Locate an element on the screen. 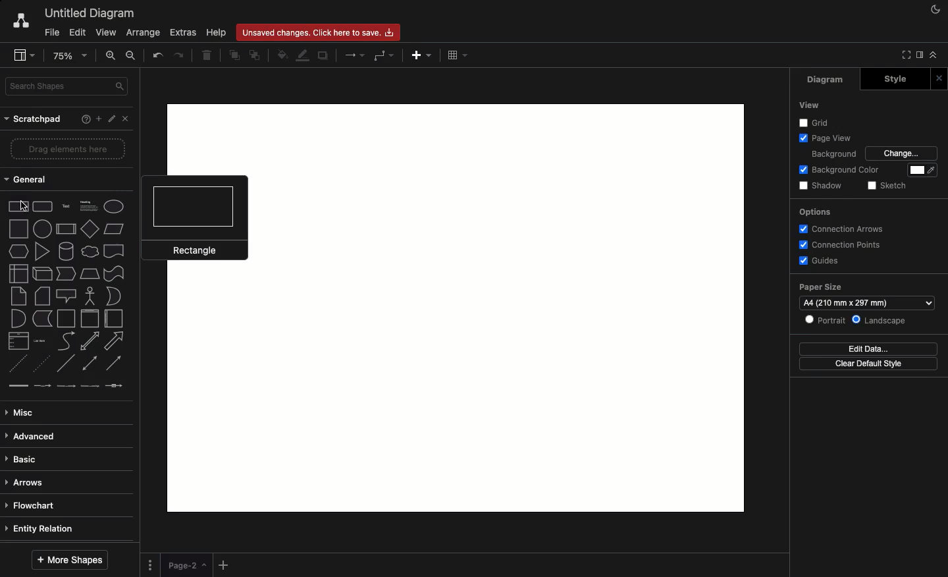  Sidebar is located at coordinates (917, 56).